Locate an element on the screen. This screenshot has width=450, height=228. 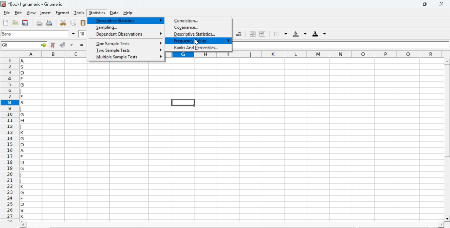
scroll bar is located at coordinates (232, 225).